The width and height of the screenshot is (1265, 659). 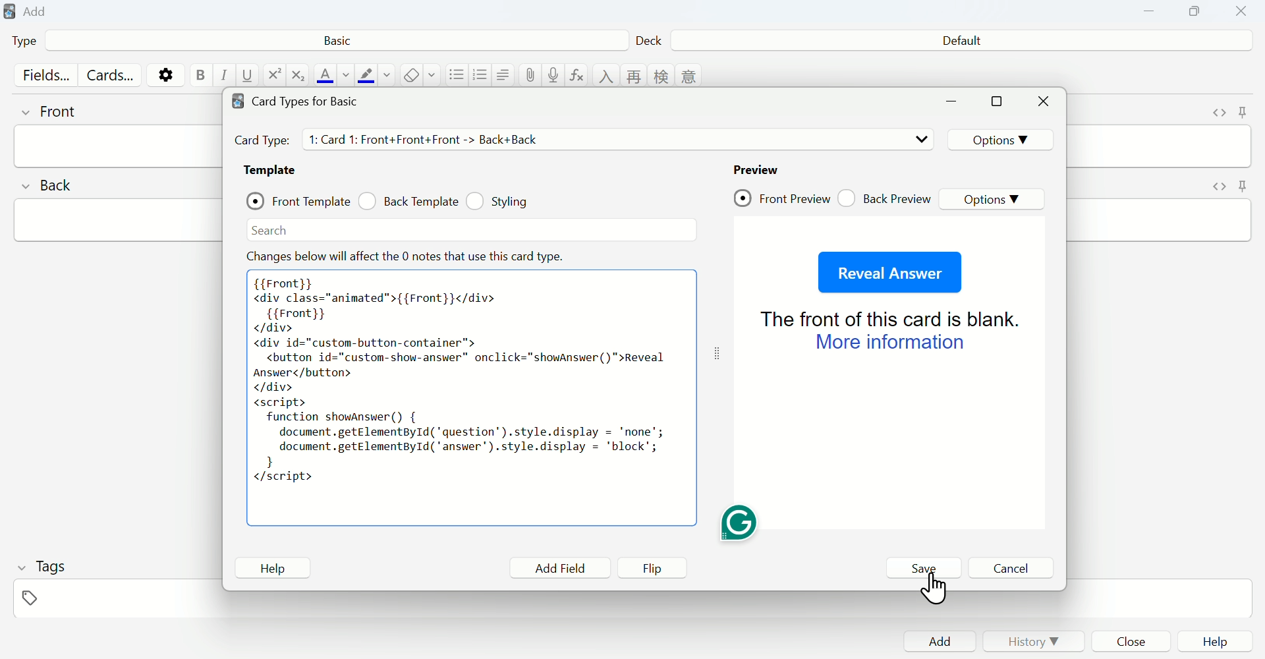 What do you see at coordinates (738, 523) in the screenshot?
I see `Grammarly extension` at bounding box center [738, 523].